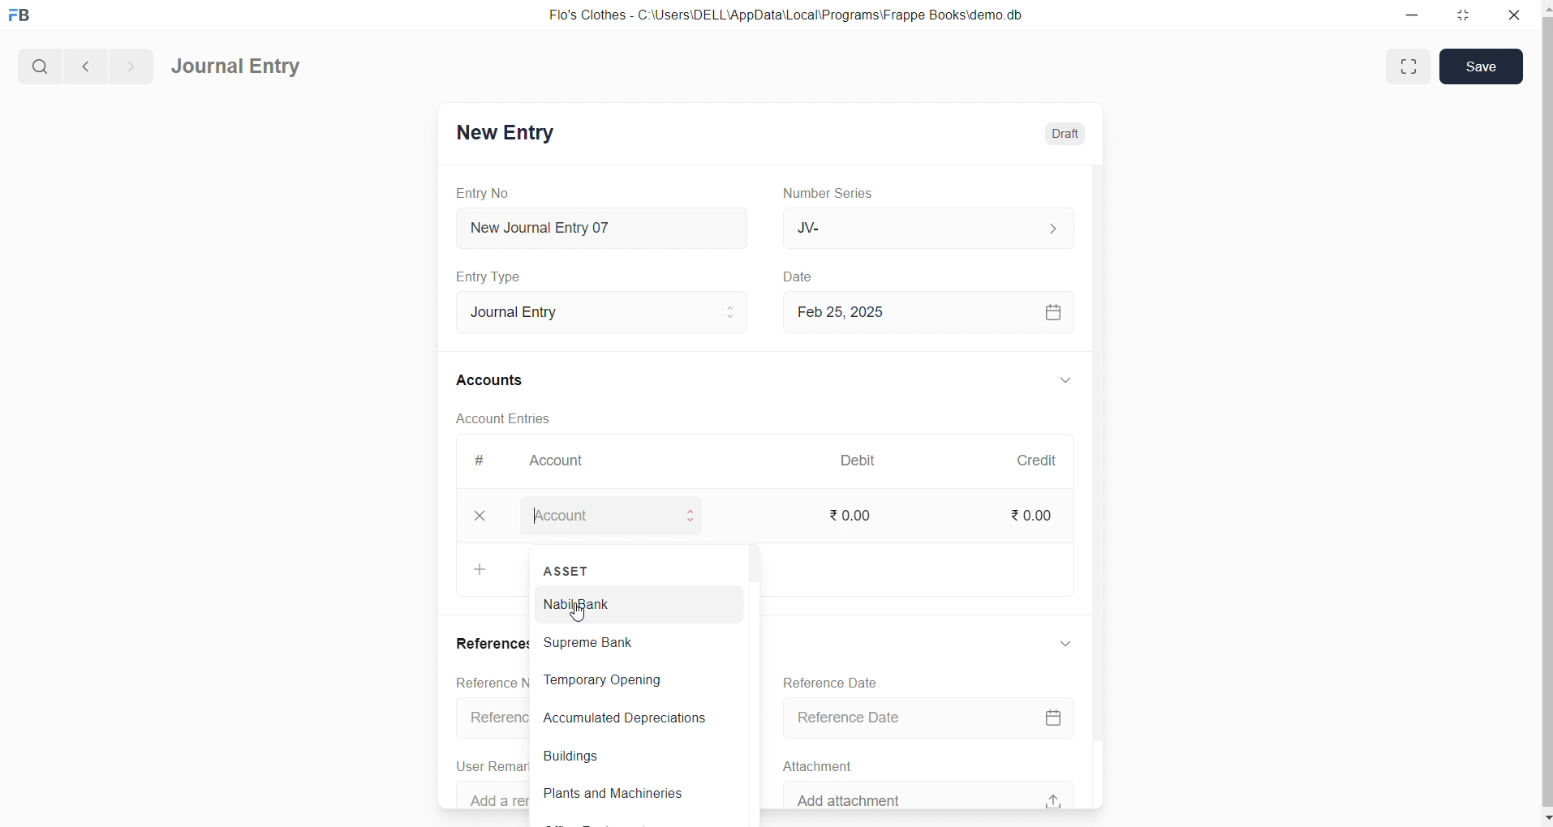 This screenshot has width=1553, height=827. I want to click on Reference Number, so click(486, 683).